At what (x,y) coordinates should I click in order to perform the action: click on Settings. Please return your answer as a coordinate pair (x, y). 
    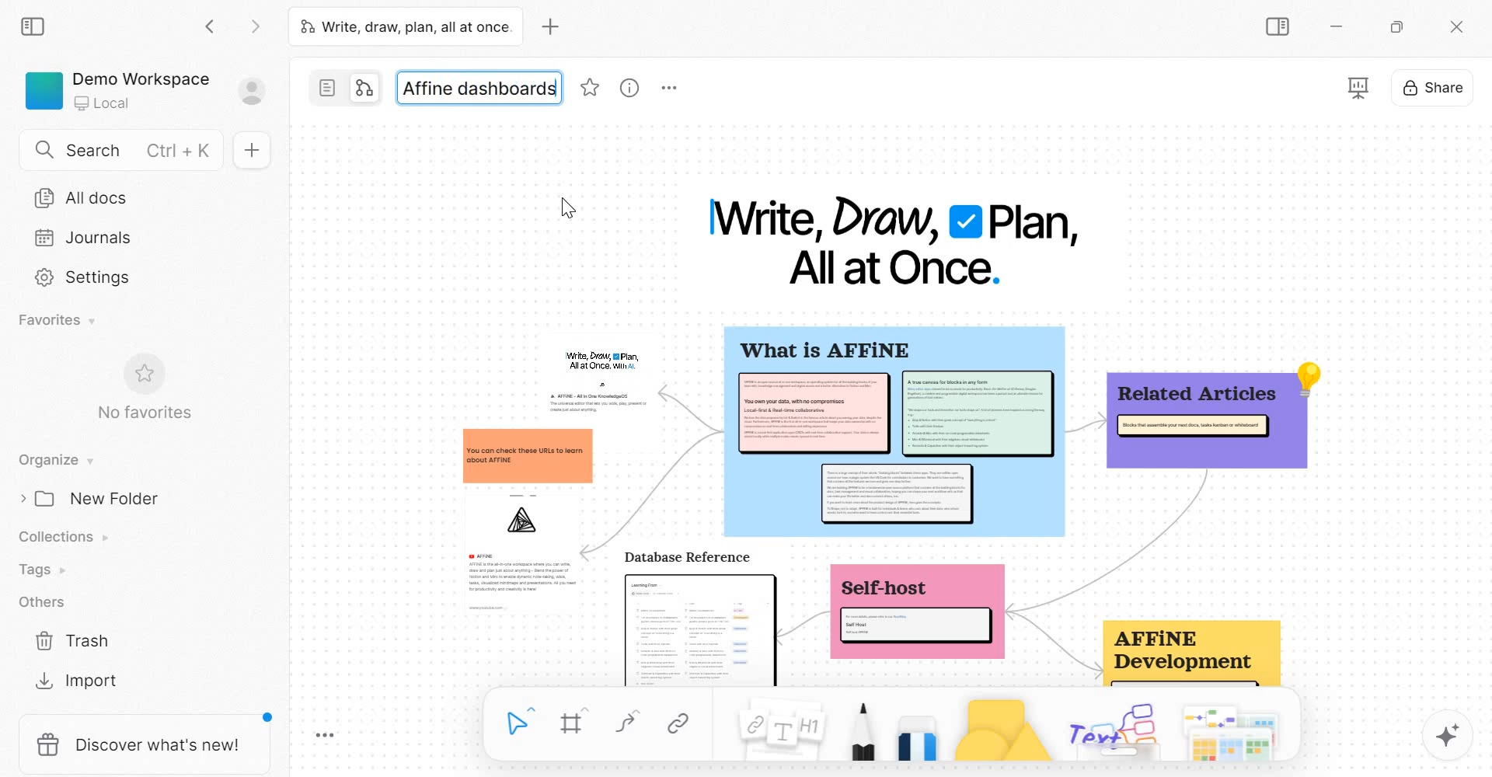
    Looking at the image, I should click on (82, 279).